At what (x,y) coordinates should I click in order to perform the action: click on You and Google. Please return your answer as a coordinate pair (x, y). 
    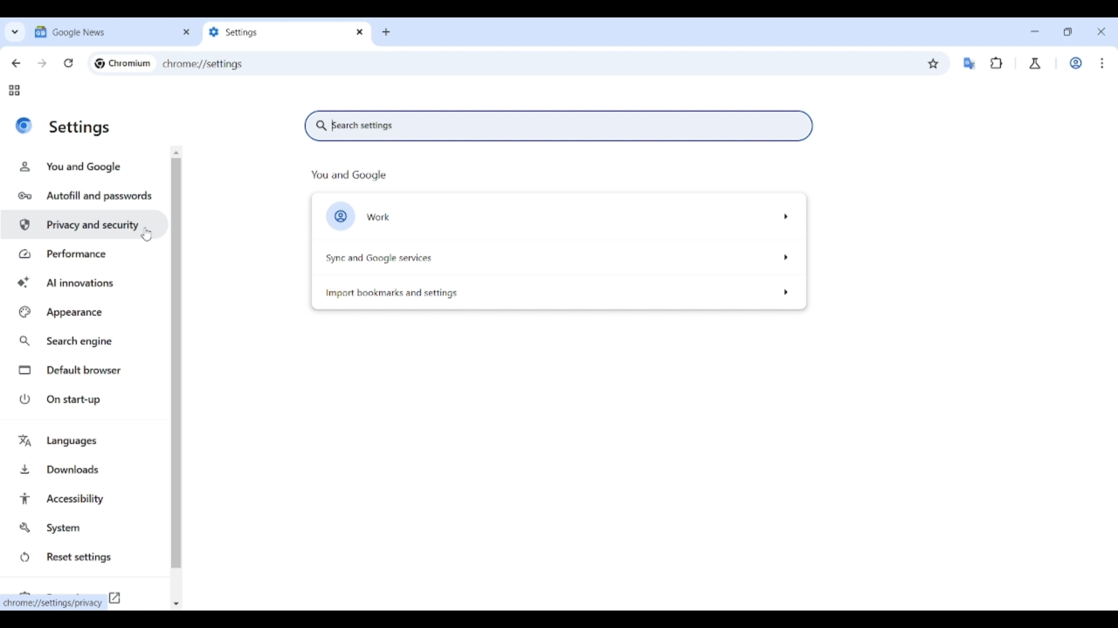
    Looking at the image, I should click on (349, 176).